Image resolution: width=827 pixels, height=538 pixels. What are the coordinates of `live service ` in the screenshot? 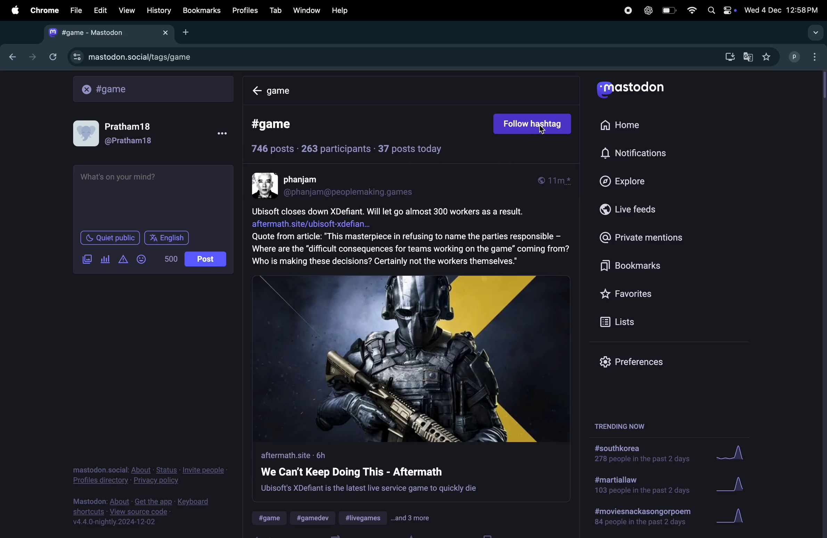 It's located at (369, 489).